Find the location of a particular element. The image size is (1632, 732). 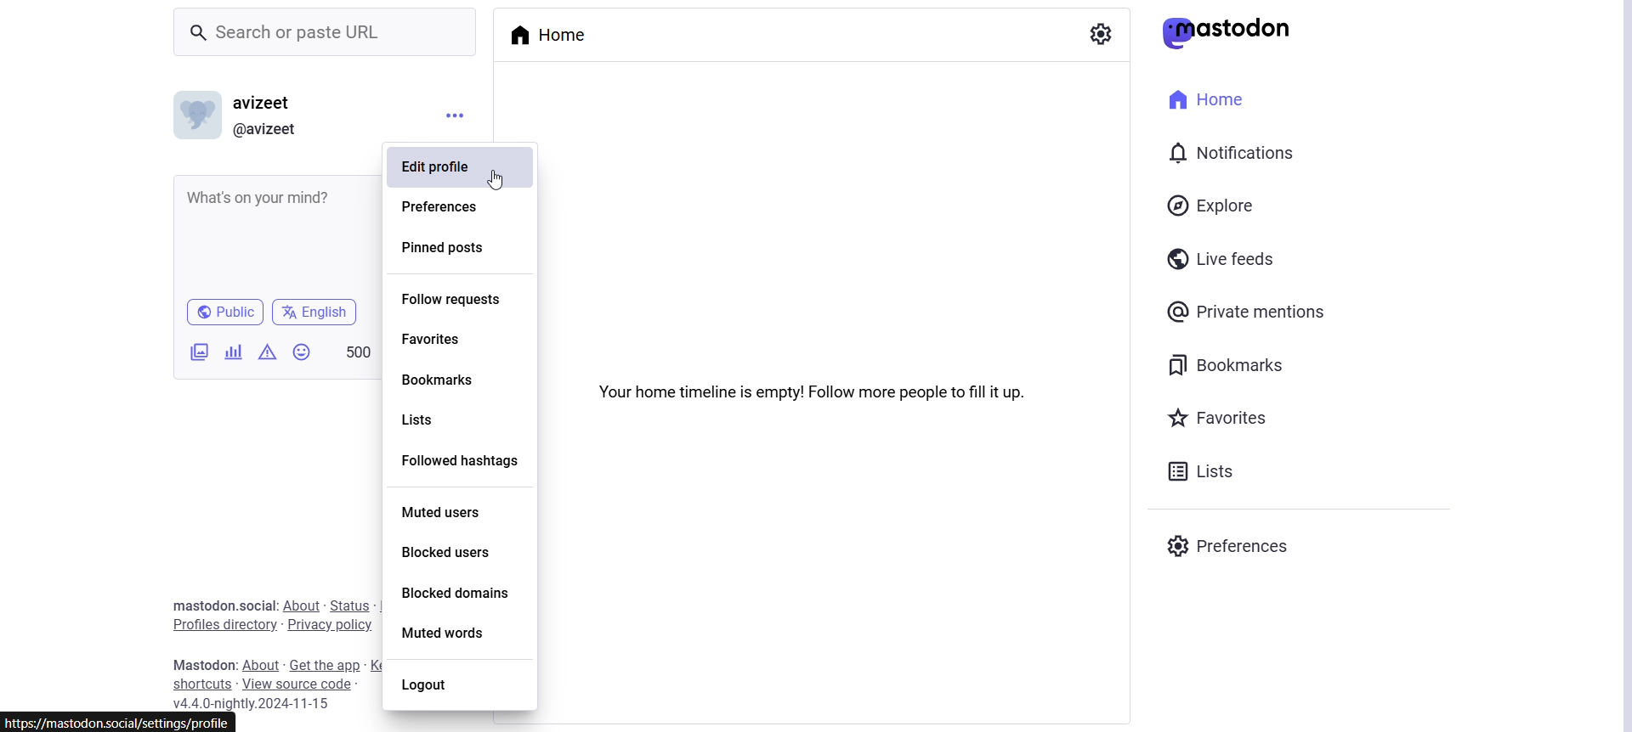

Bookmarks is located at coordinates (1236, 363).